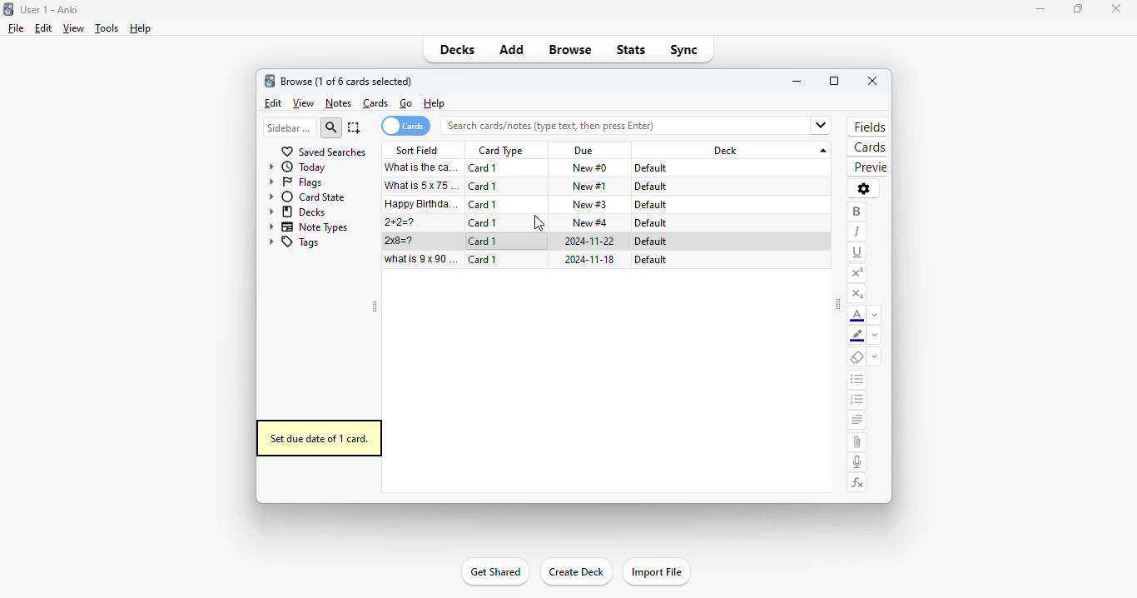 Image resolution: width=1137 pixels, height=598 pixels. Describe the element at coordinates (867, 148) in the screenshot. I see `cards` at that location.